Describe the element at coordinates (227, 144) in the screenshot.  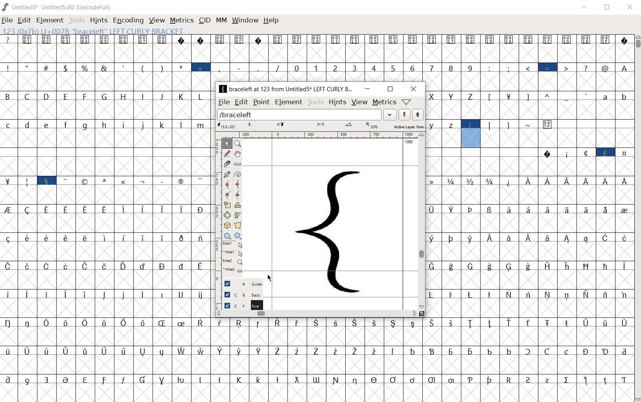
I see `POINTER` at that location.